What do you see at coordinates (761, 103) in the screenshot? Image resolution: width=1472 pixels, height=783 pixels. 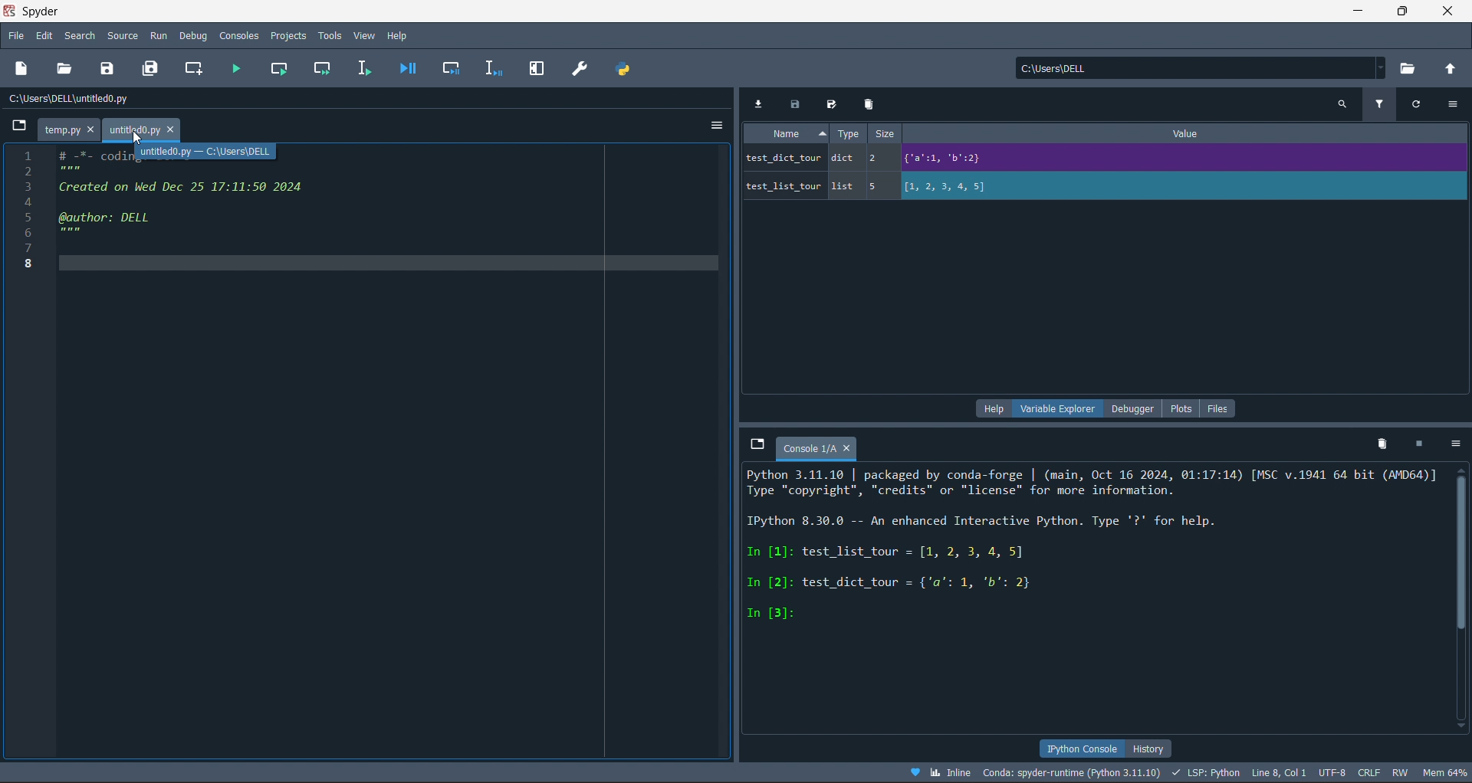 I see `import data ` at bounding box center [761, 103].